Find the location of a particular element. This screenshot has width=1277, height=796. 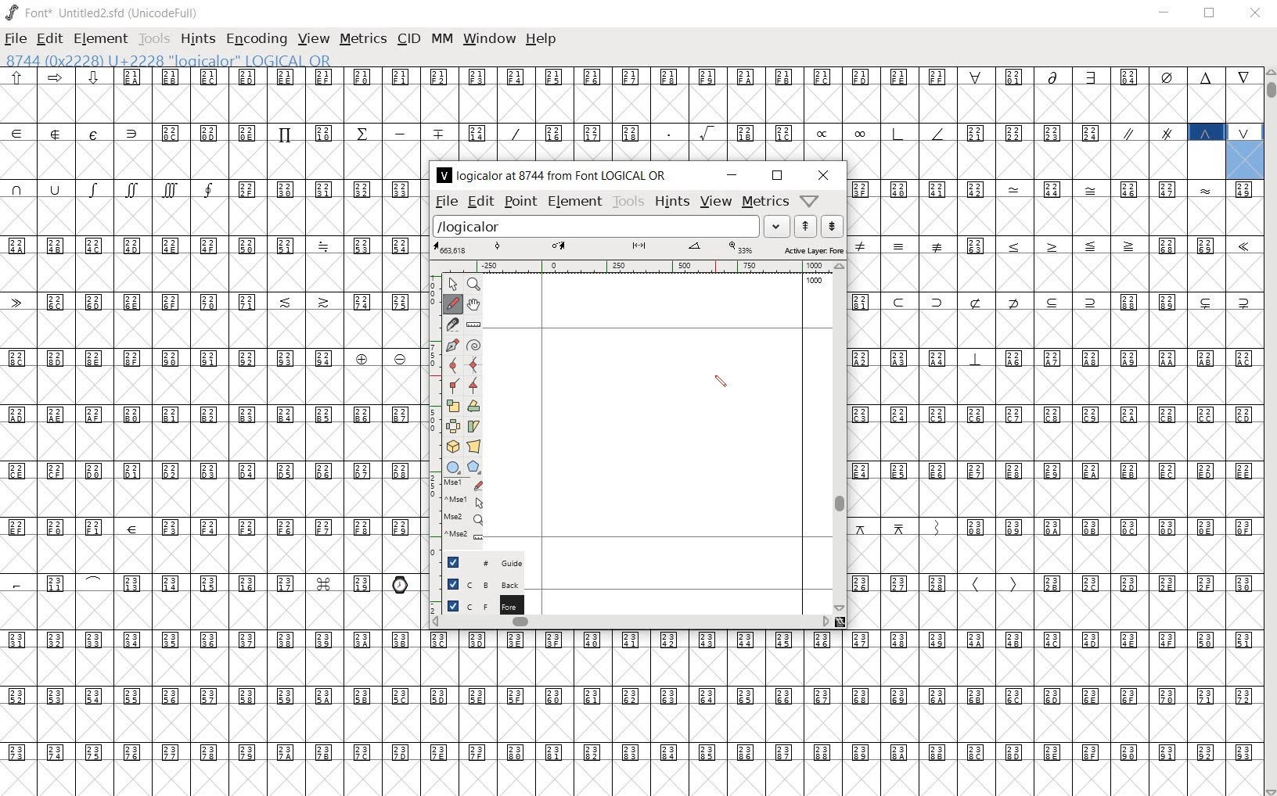

minimize is located at coordinates (733, 174).